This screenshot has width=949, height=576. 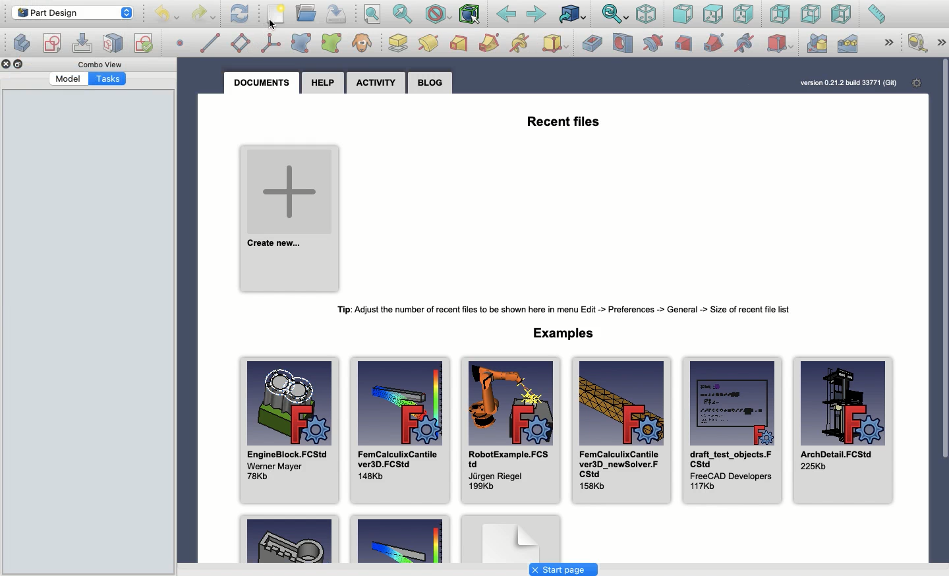 I want to click on Hole, so click(x=623, y=43).